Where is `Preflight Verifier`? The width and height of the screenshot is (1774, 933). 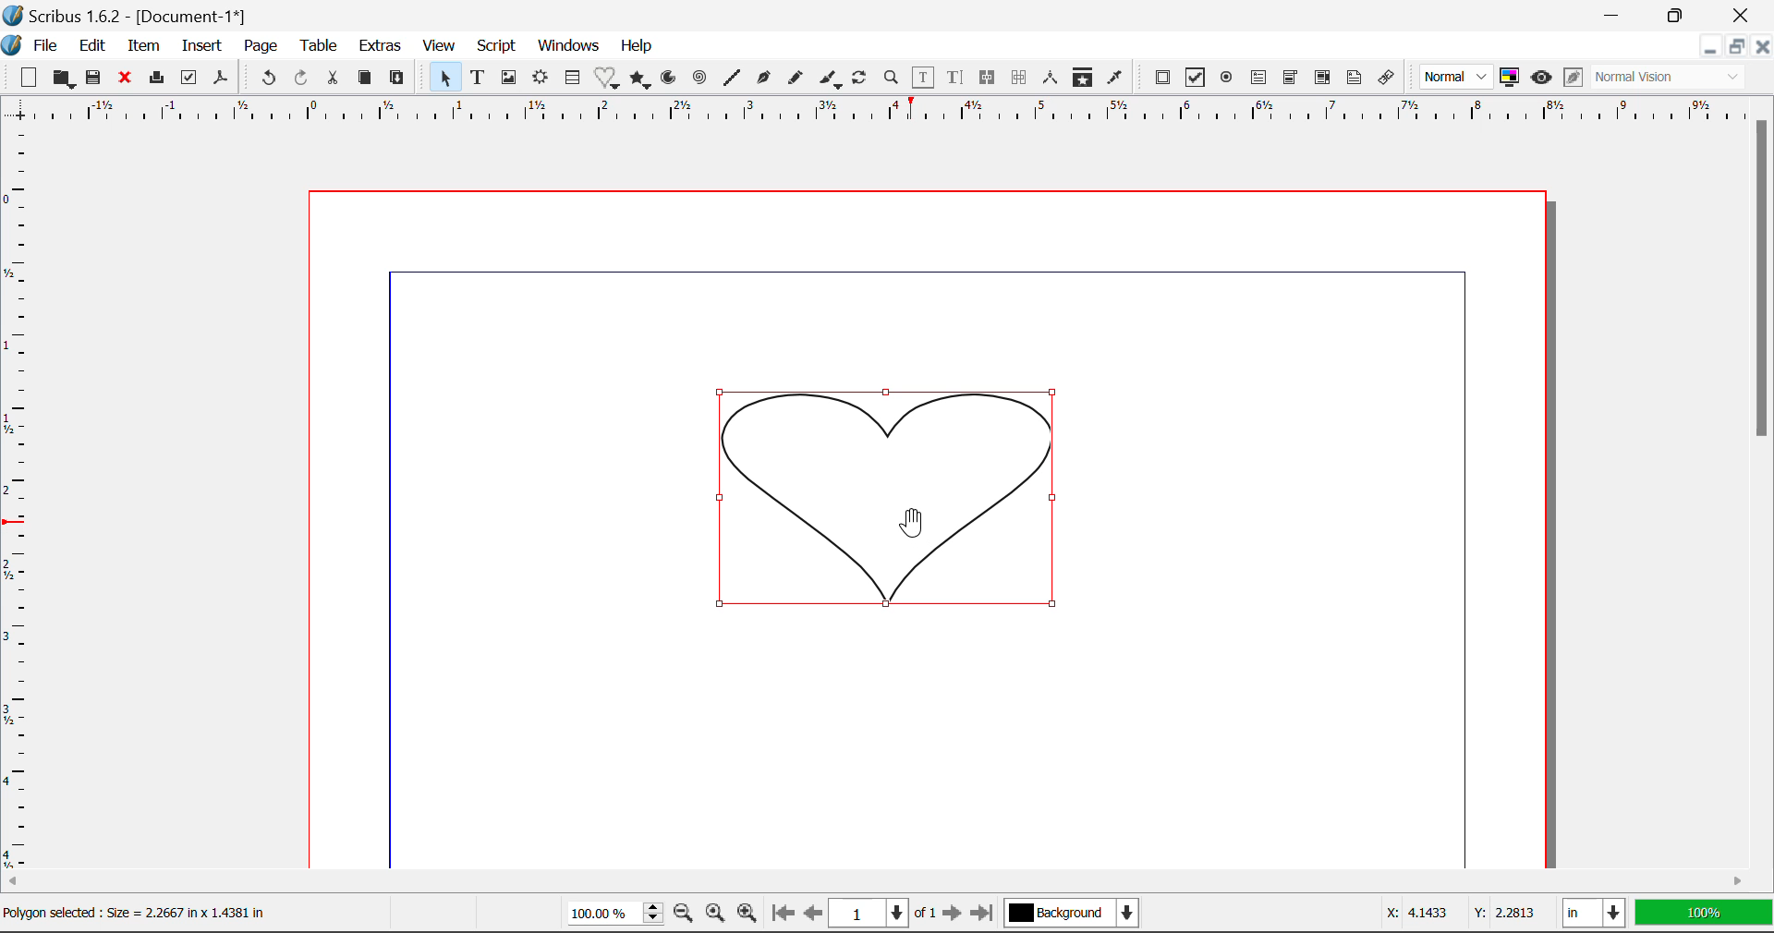 Preflight Verifier is located at coordinates (190, 82).